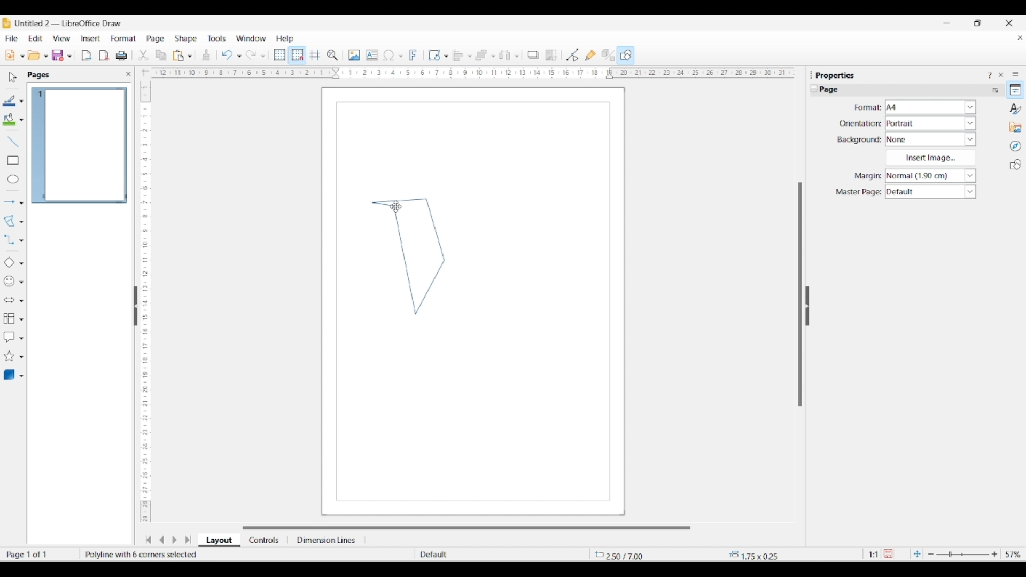 Image resolution: width=1026 pixels, height=577 pixels. Describe the element at coordinates (977, 23) in the screenshot. I see `Show interface in smaller tab` at that location.